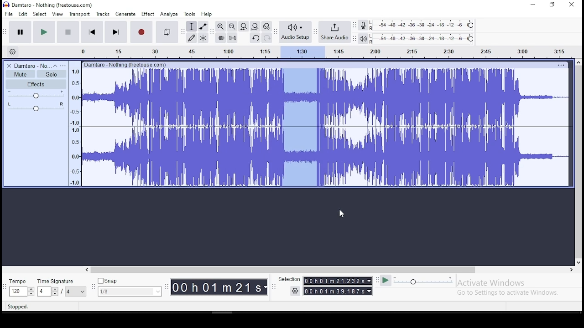  Describe the element at coordinates (36, 84) in the screenshot. I see `effects` at that location.